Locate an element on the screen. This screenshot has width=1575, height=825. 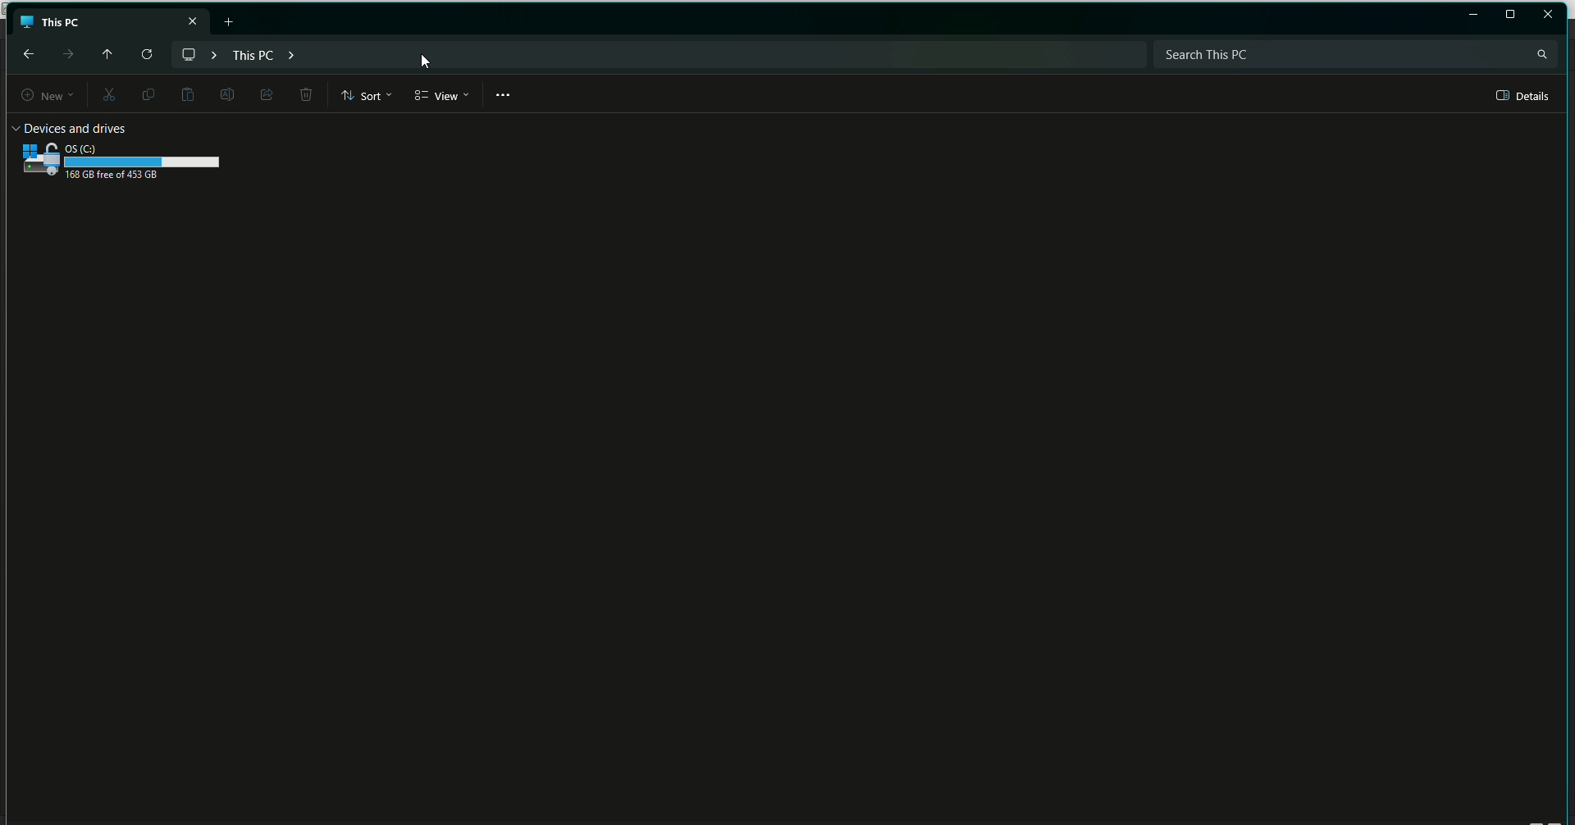
Cursor is located at coordinates (425, 63).